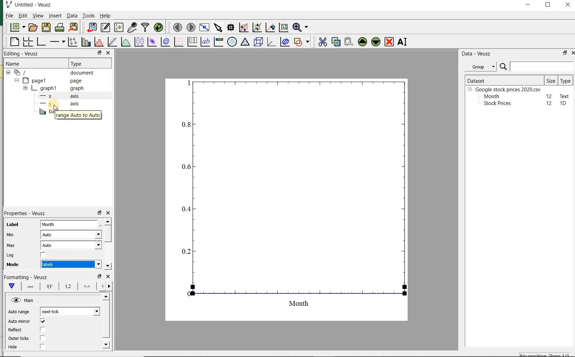 This screenshot has width=575, height=357. What do you see at coordinates (376, 42) in the screenshot?
I see `move the selected widget down` at bounding box center [376, 42].